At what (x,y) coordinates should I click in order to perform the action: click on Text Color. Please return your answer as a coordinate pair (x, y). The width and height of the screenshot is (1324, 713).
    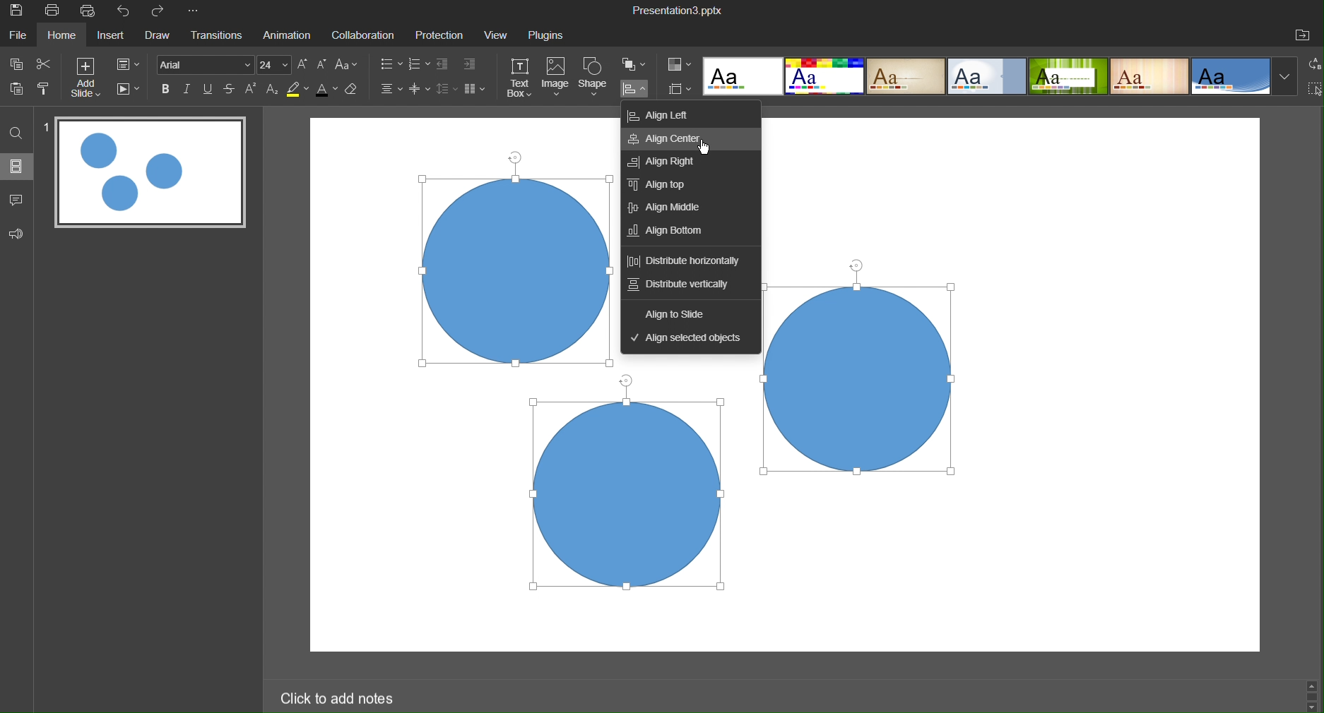
    Looking at the image, I should click on (326, 92).